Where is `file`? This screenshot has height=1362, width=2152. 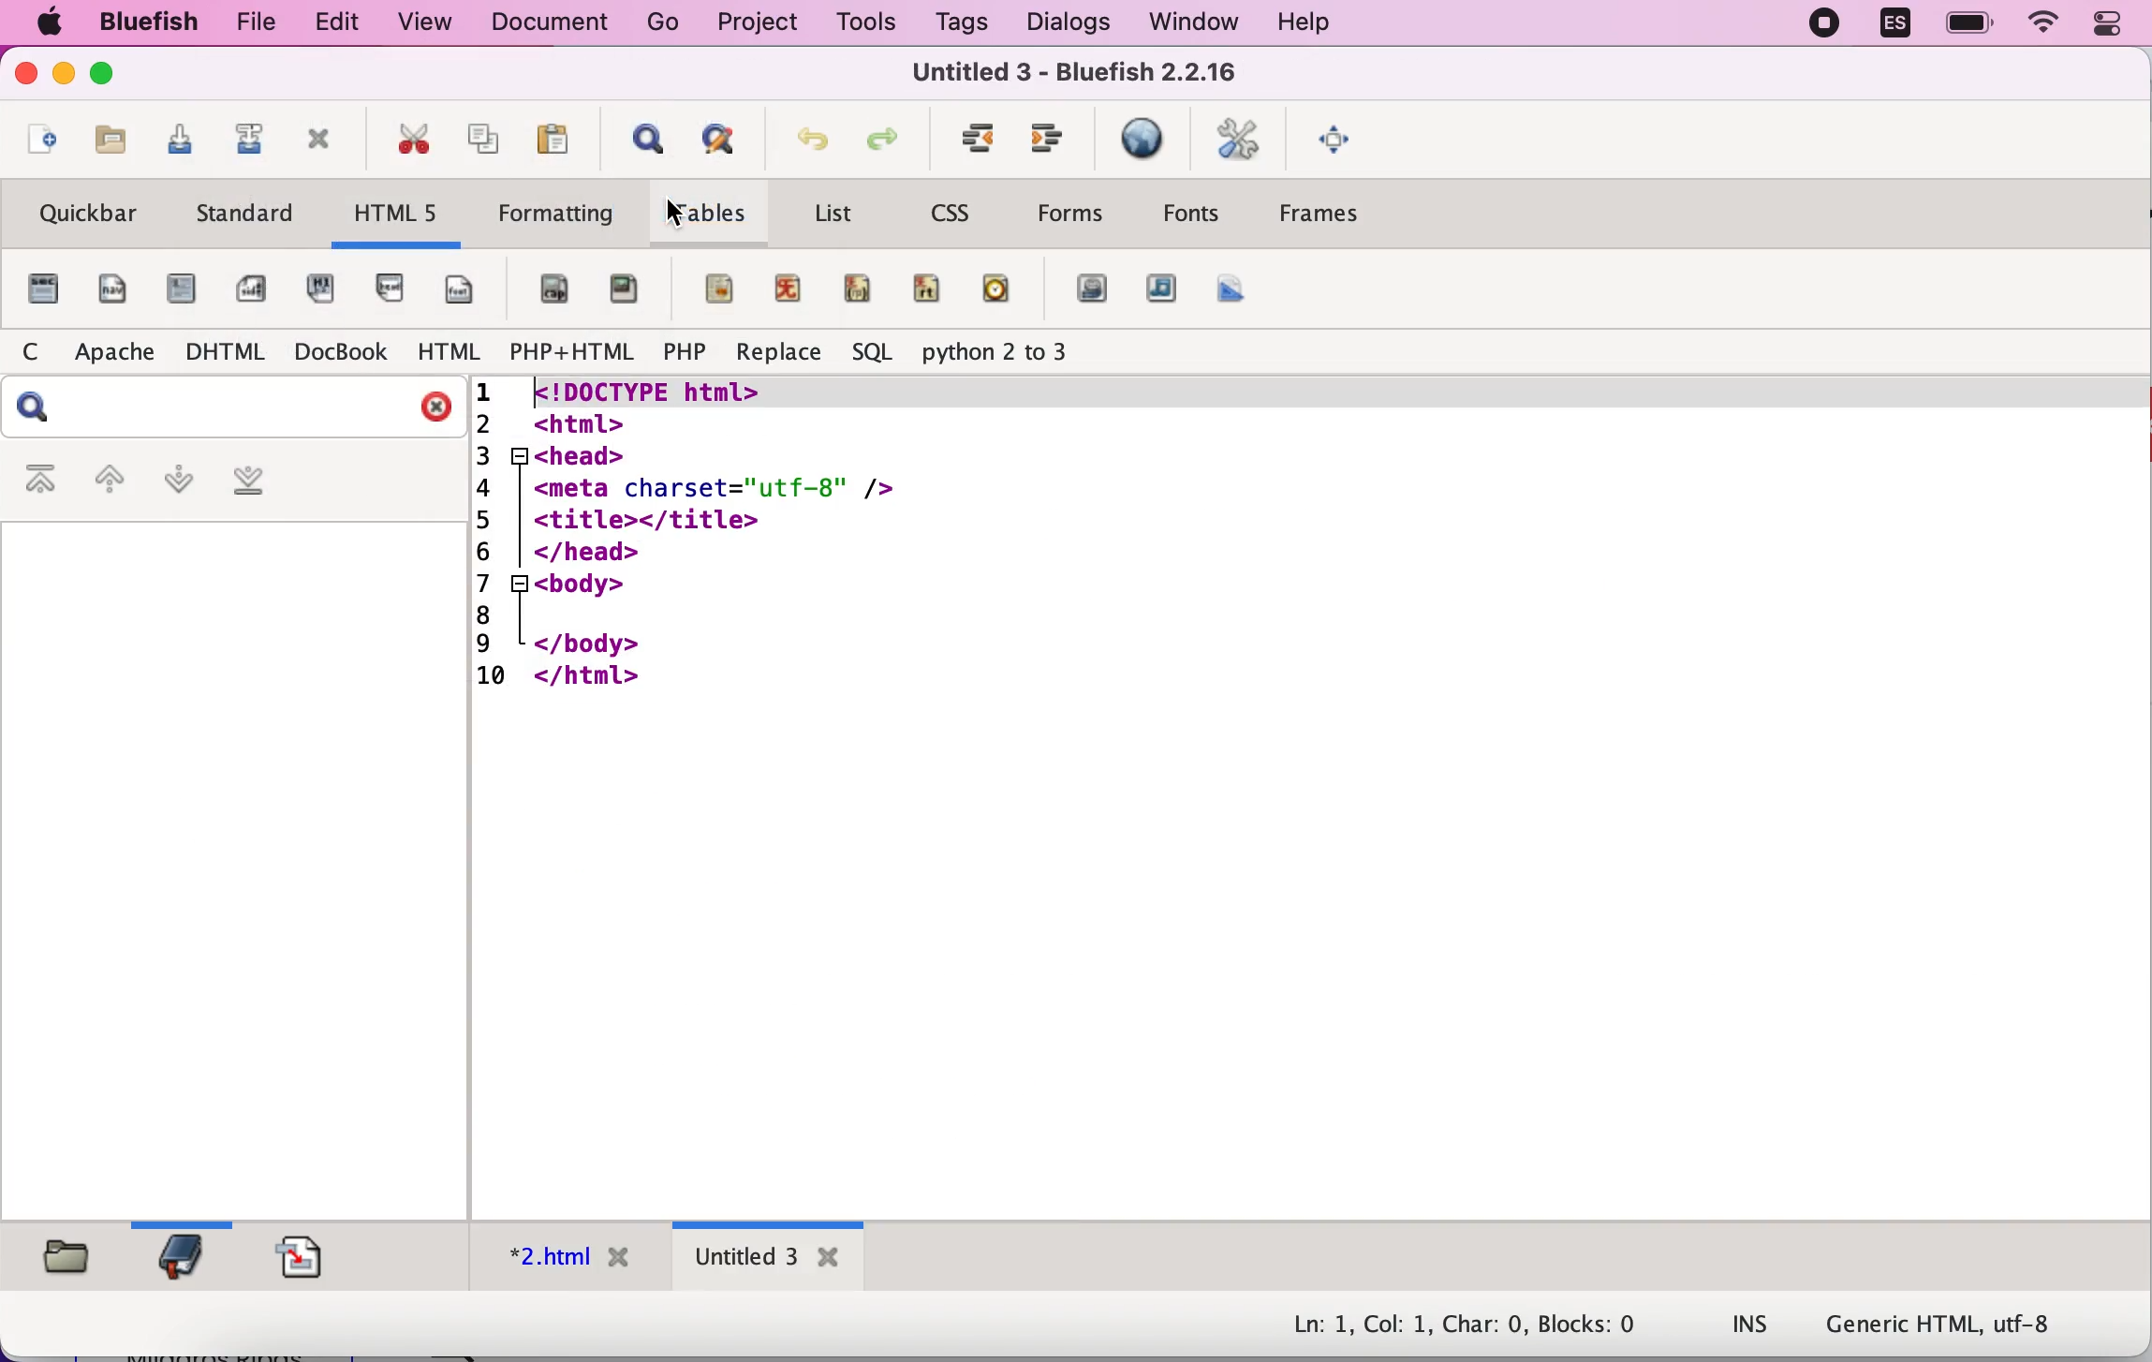
file is located at coordinates (249, 24).